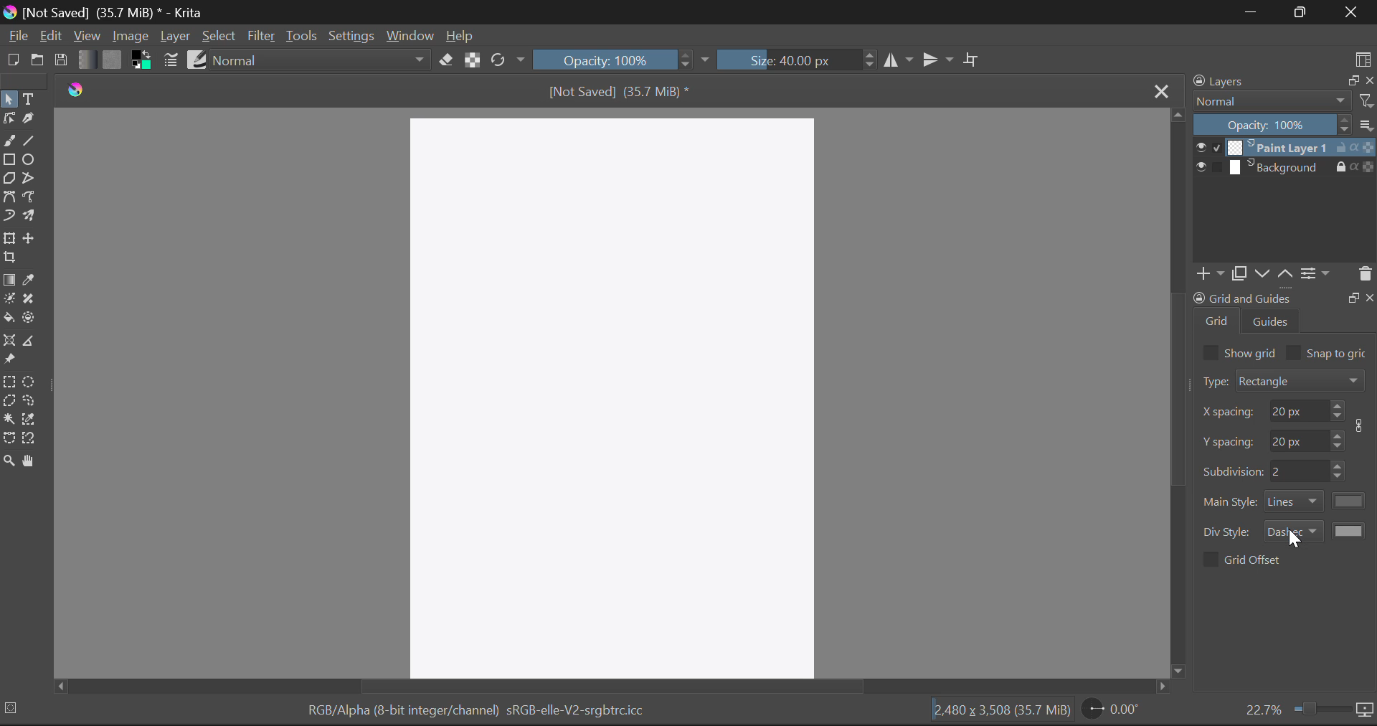  Describe the element at coordinates (1301, 379) in the screenshot. I see `rectangle` at that location.